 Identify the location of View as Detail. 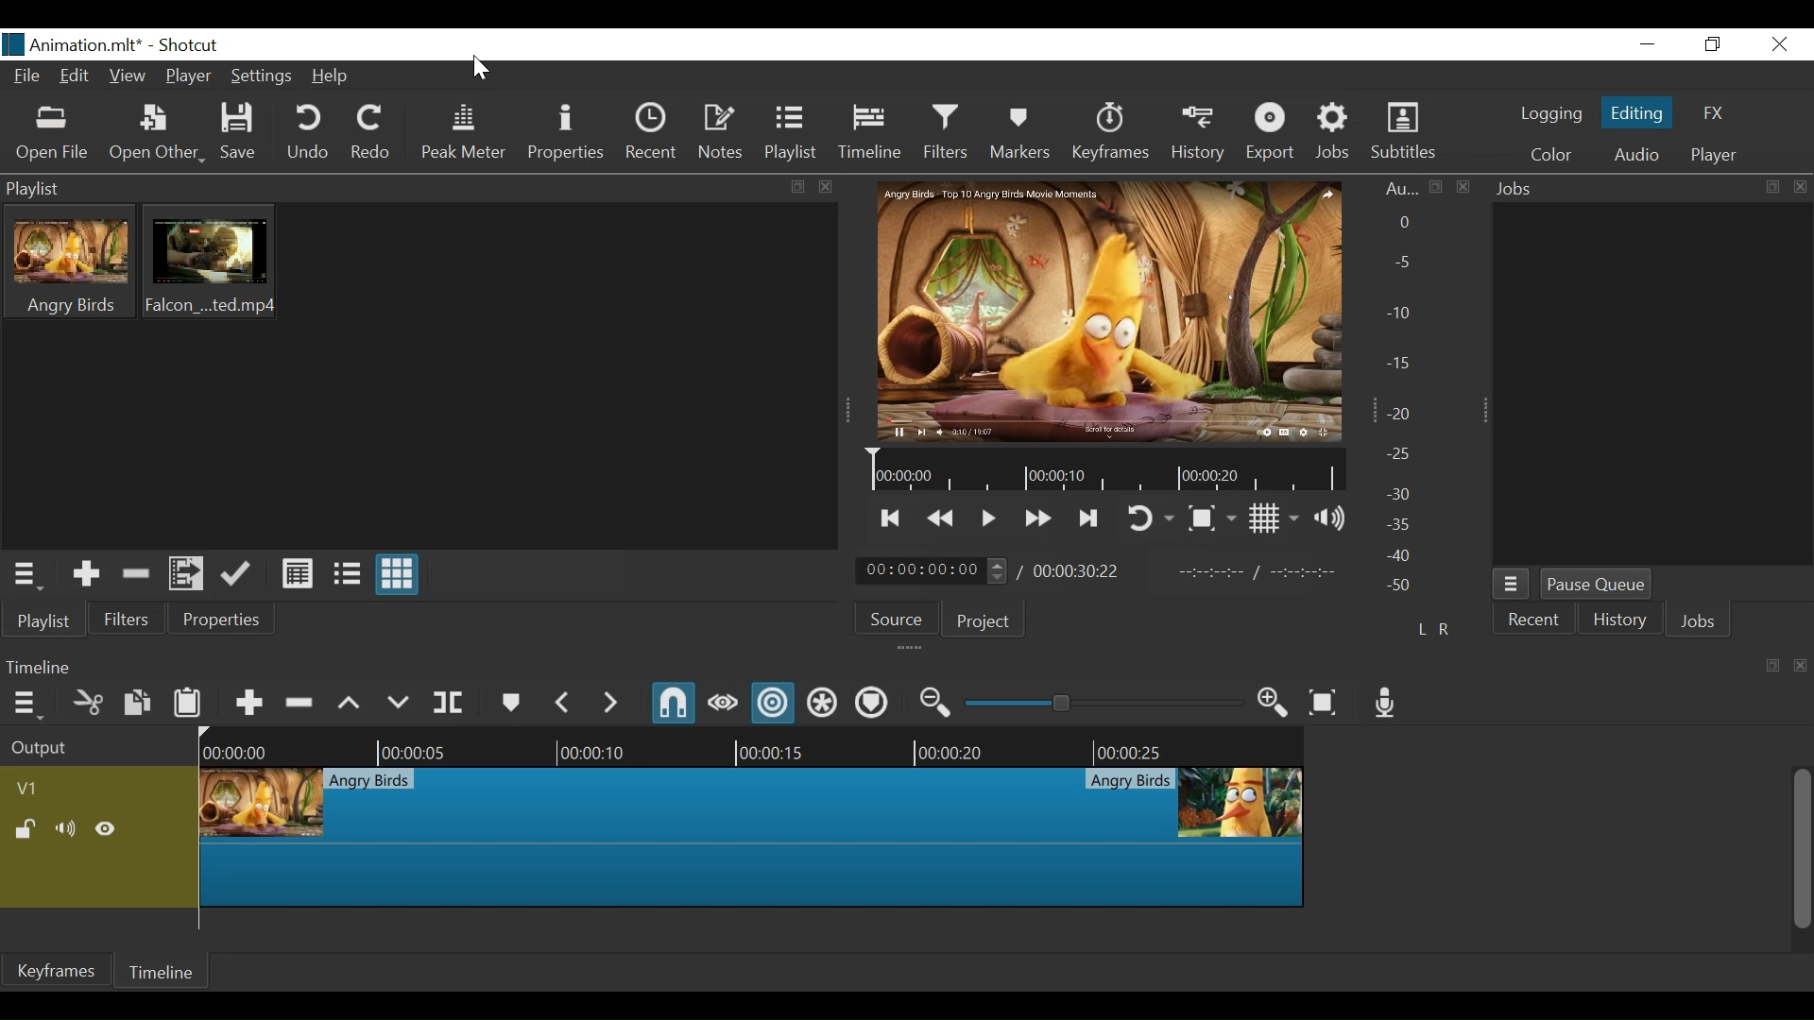
(297, 575).